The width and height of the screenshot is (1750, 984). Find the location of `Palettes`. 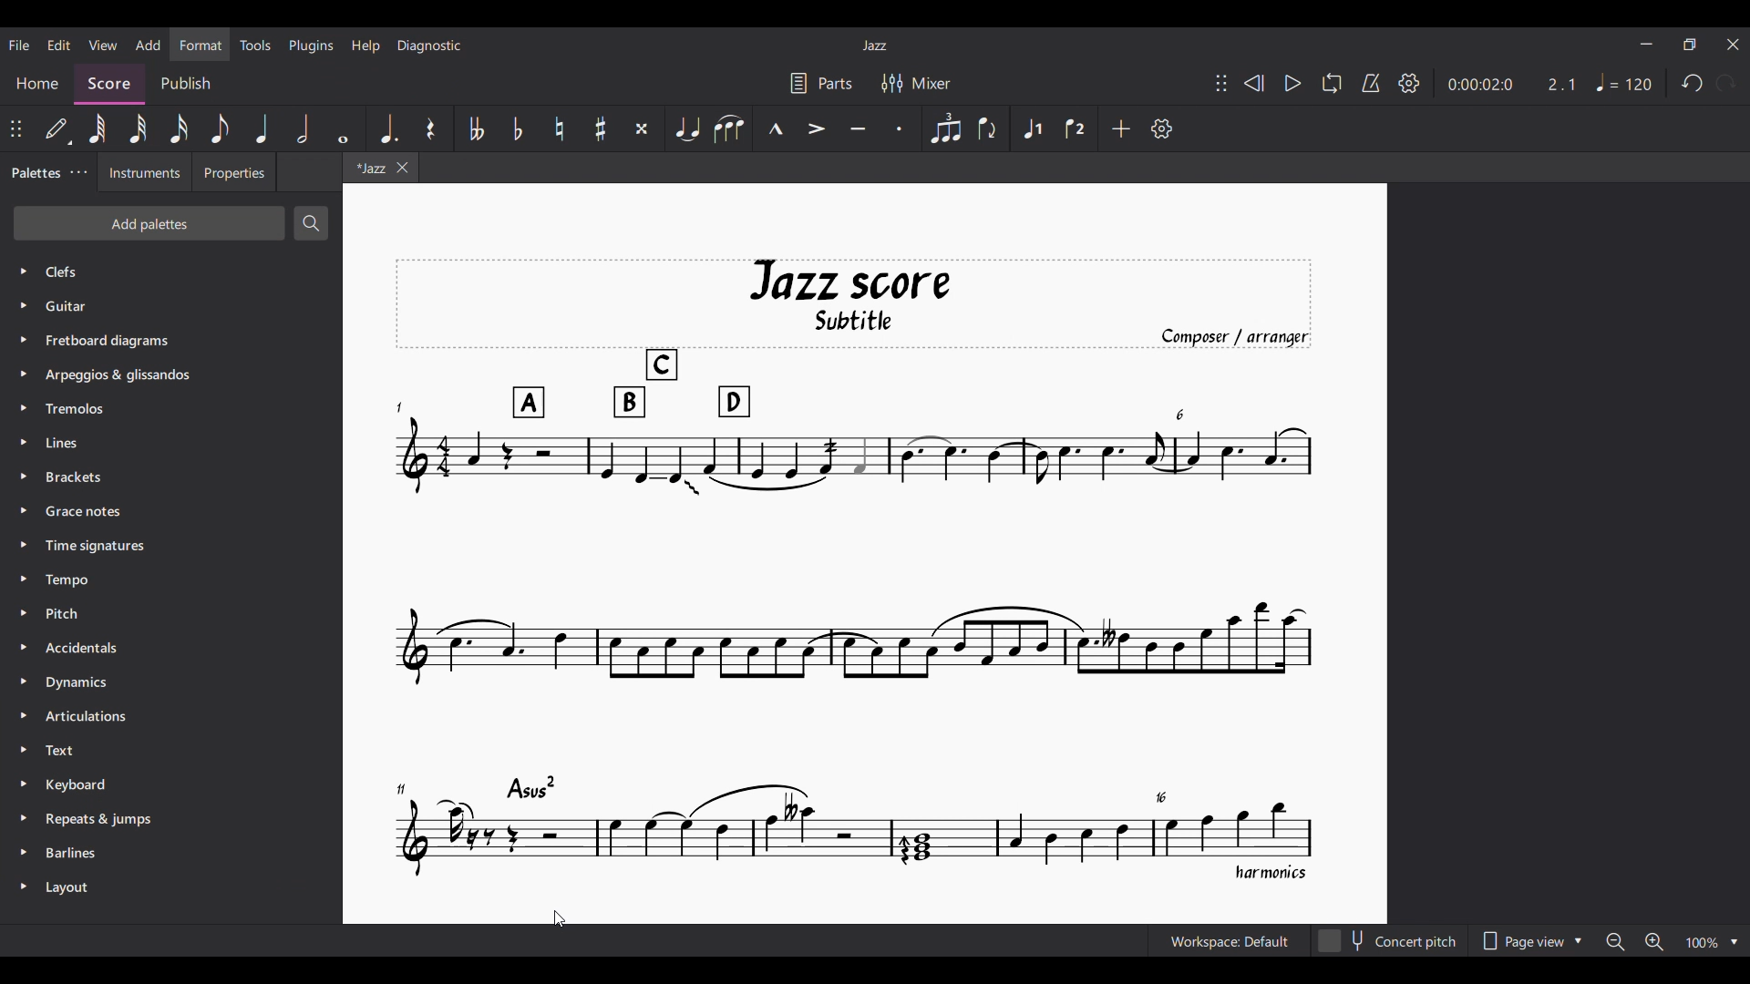

Palettes is located at coordinates (35, 171).